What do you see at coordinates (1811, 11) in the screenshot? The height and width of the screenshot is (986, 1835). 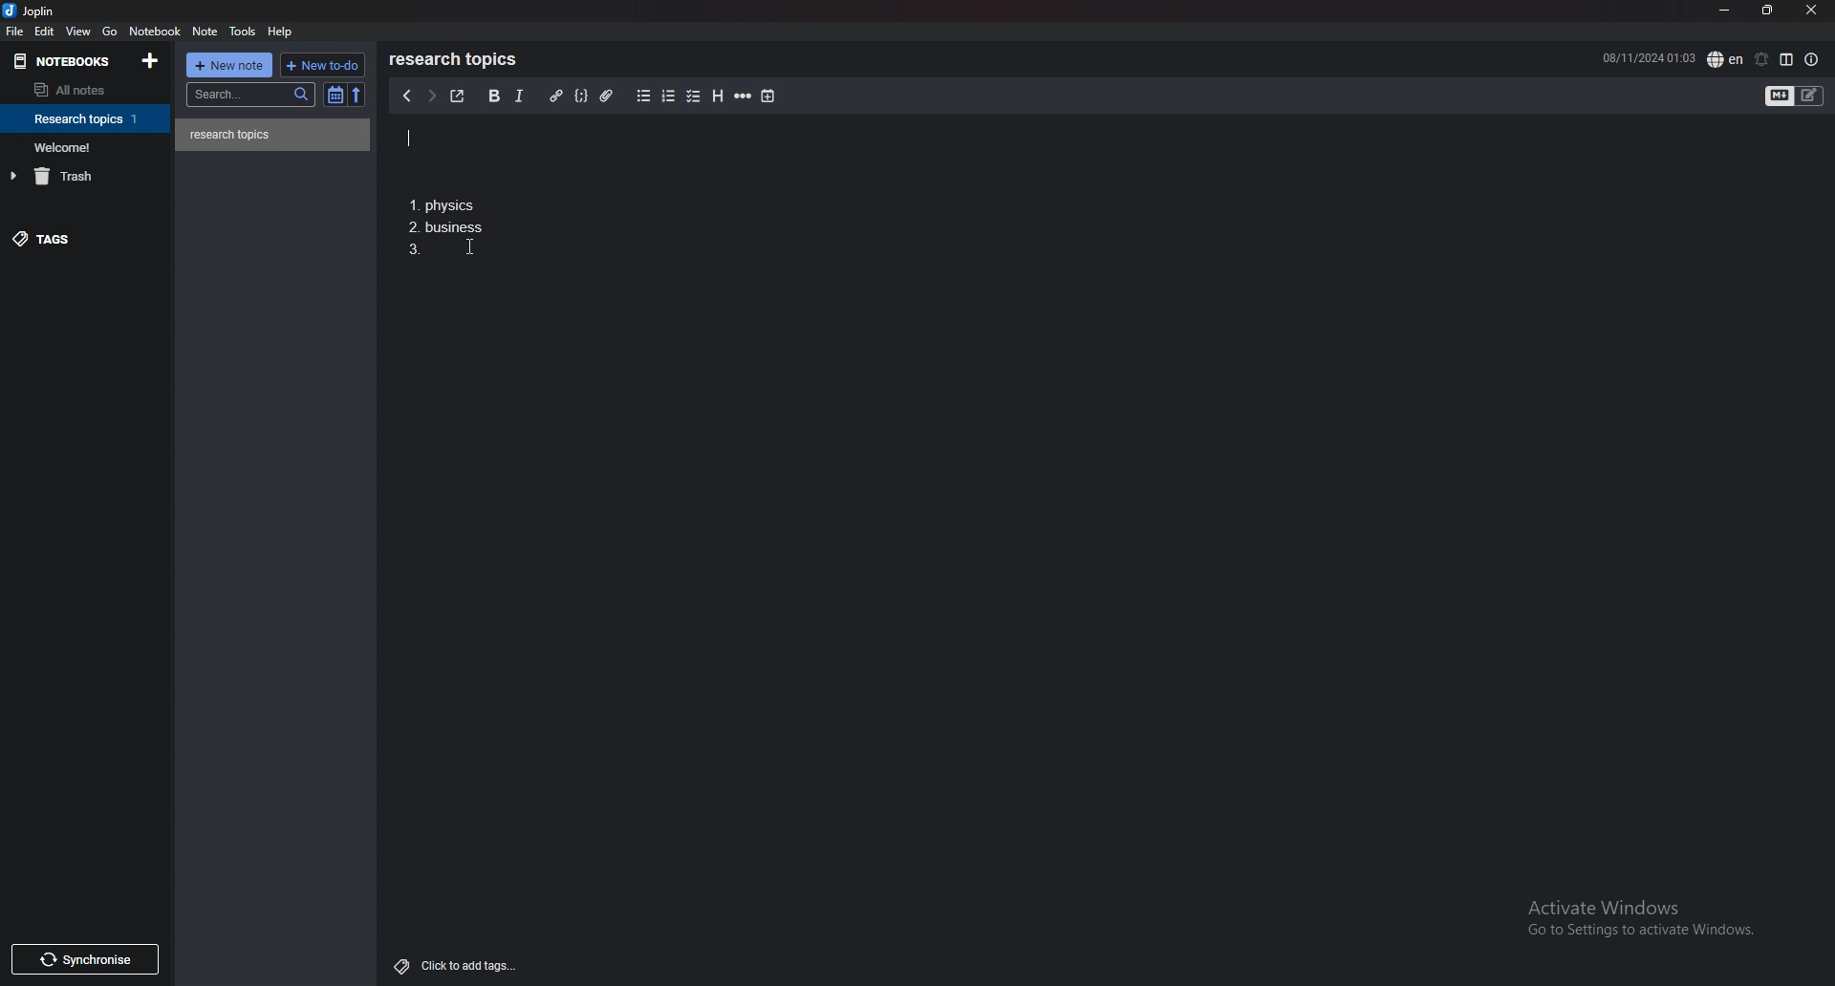 I see `close` at bounding box center [1811, 11].